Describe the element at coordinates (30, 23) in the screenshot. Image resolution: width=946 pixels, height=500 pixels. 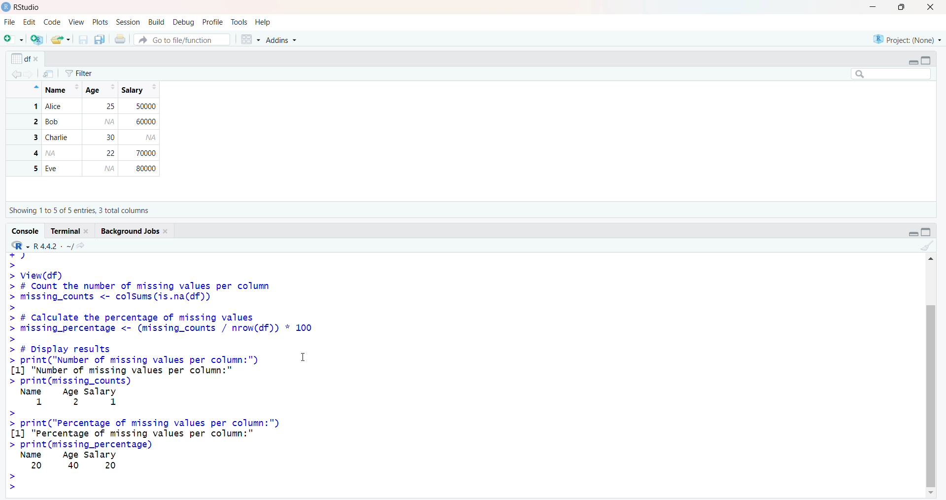
I see `Edit` at that location.